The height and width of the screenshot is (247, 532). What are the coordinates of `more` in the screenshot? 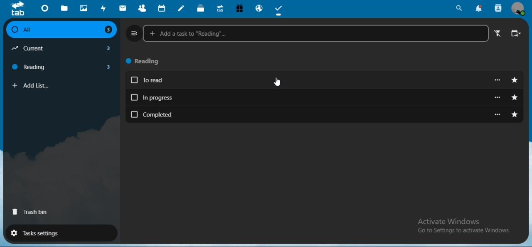 It's located at (498, 80).